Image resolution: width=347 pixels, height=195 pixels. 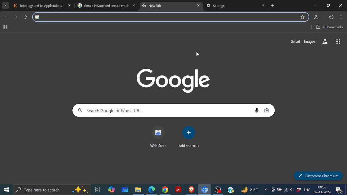 What do you see at coordinates (232, 190) in the screenshot?
I see `help` at bounding box center [232, 190].